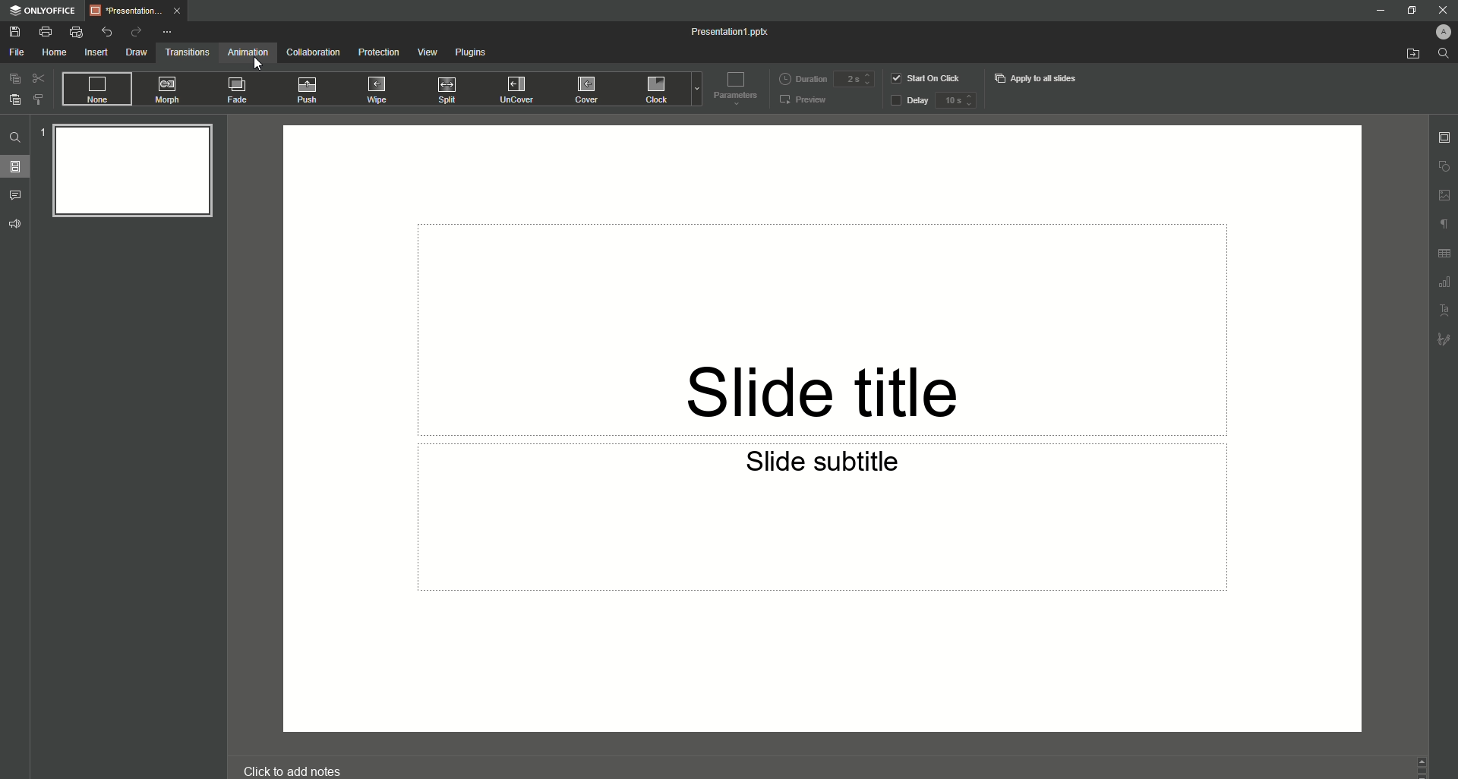  Describe the element at coordinates (654, 90) in the screenshot. I see `Clock` at that location.